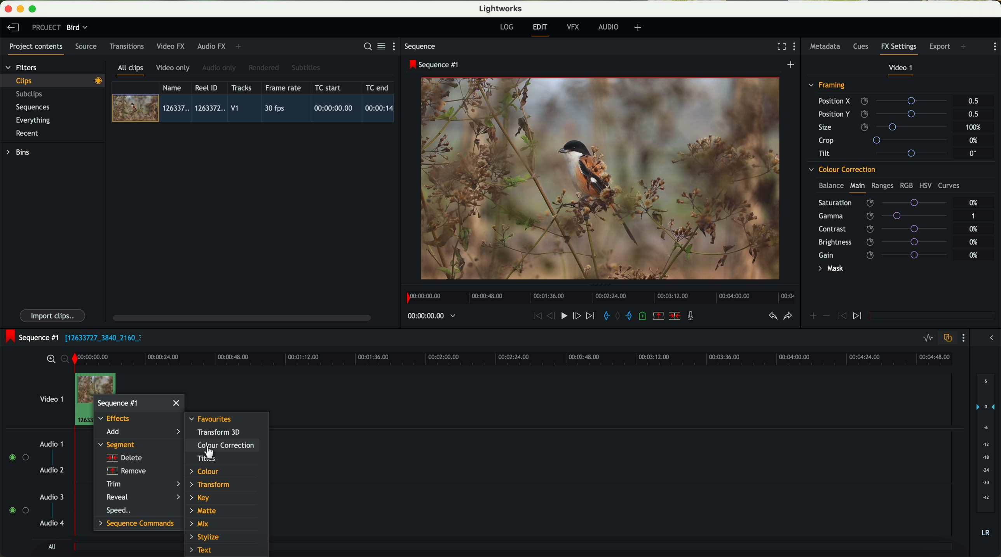 The height and width of the screenshot is (557, 1001). I want to click on sequence commands, so click(139, 524).